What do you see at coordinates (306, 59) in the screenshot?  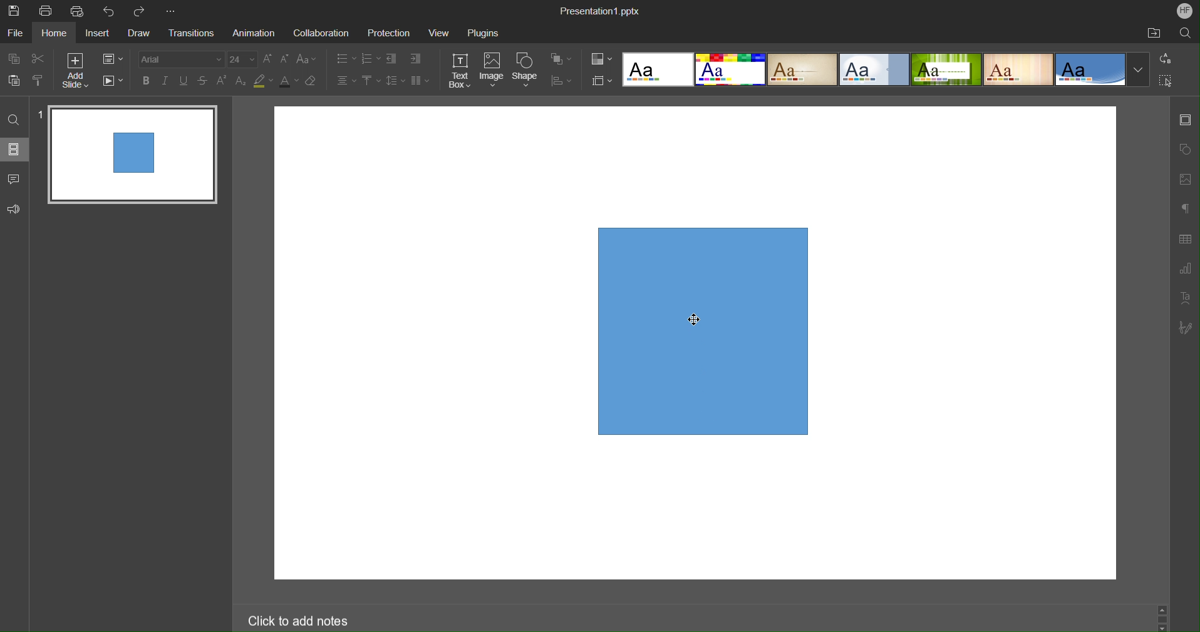 I see `Font Case Settings` at bounding box center [306, 59].